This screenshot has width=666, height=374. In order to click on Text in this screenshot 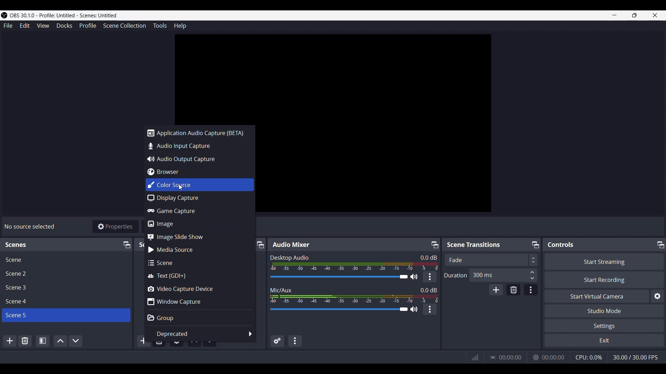, I will do `click(289, 257)`.